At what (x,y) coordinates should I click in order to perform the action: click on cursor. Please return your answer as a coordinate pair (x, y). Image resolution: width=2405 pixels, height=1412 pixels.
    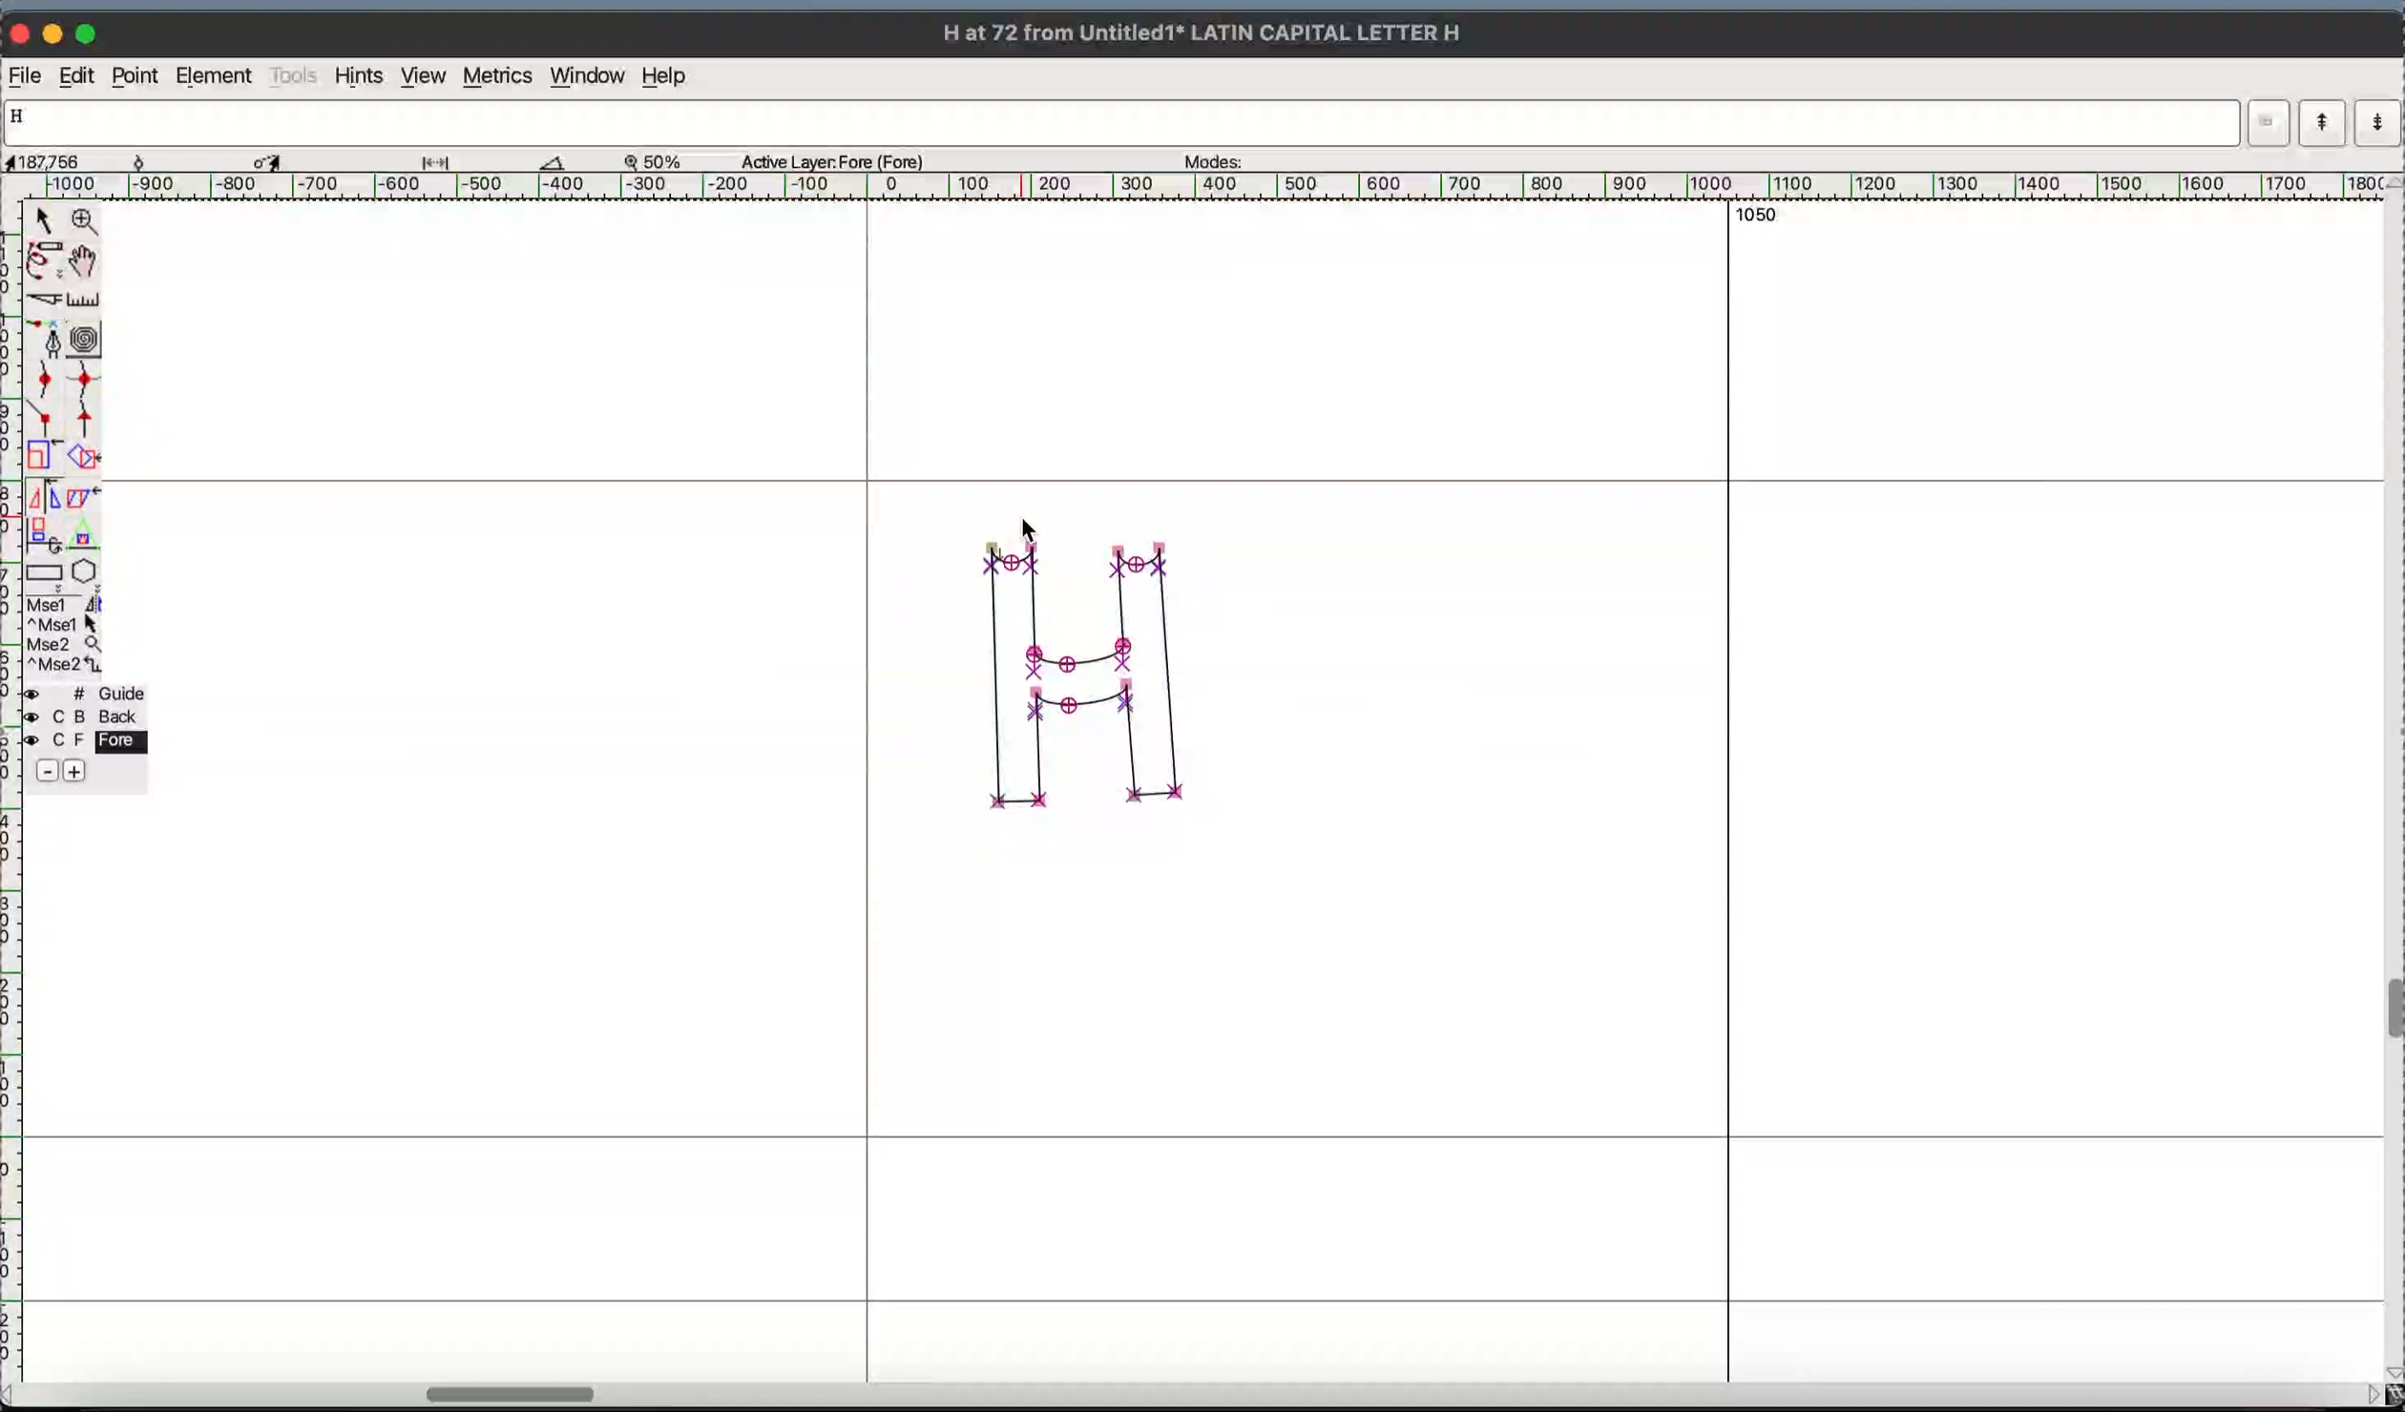
    Looking at the image, I should click on (1028, 527).